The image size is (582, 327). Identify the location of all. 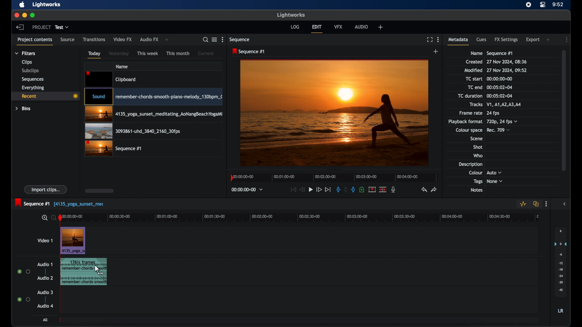
(46, 320).